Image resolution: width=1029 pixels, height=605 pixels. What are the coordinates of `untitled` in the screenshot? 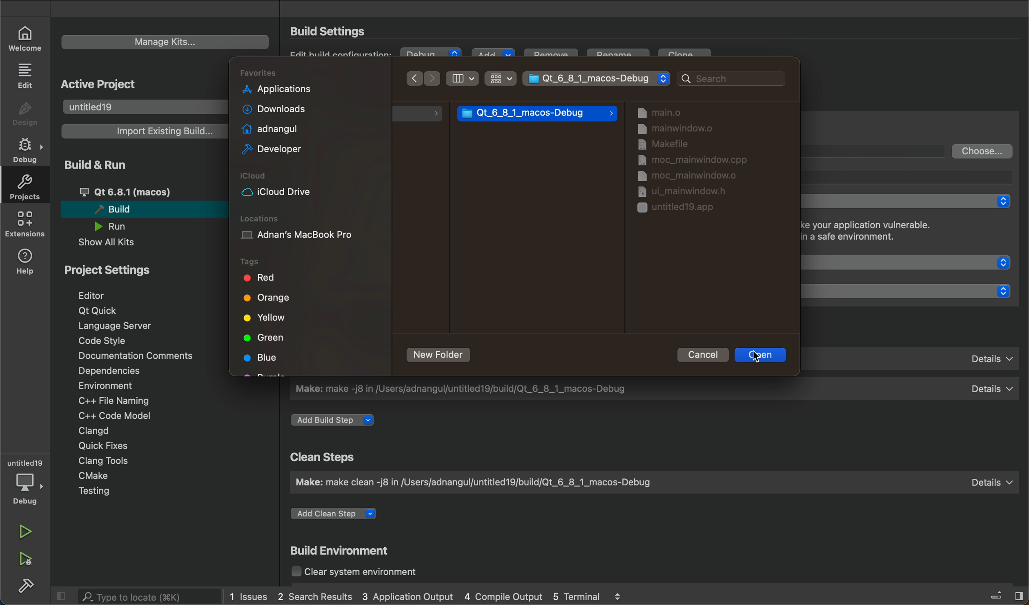 It's located at (681, 209).